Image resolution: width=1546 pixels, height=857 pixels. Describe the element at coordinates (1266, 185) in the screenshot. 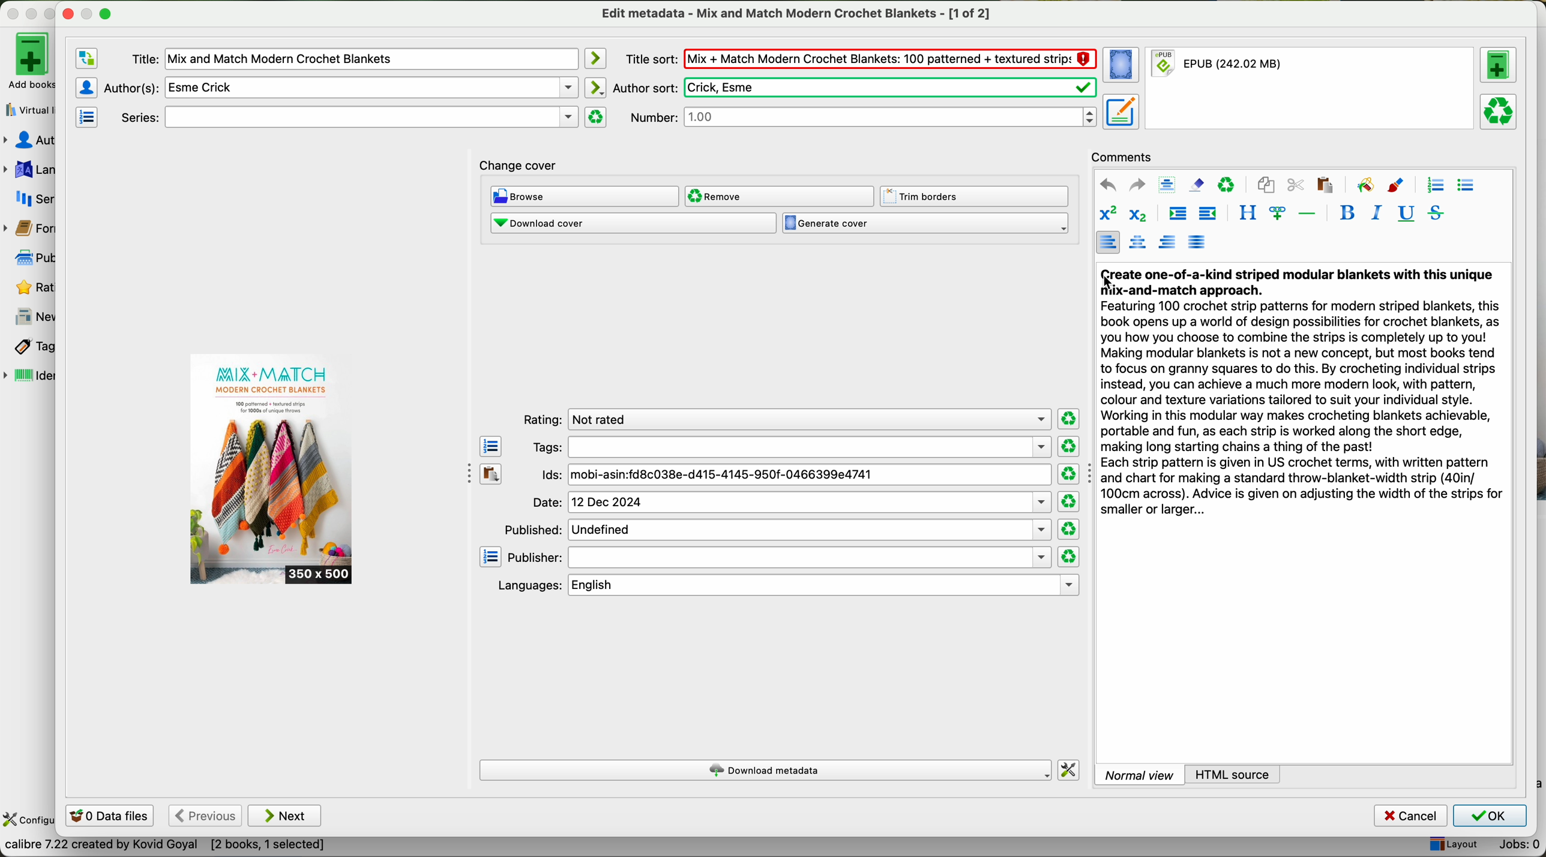

I see `copy` at that location.